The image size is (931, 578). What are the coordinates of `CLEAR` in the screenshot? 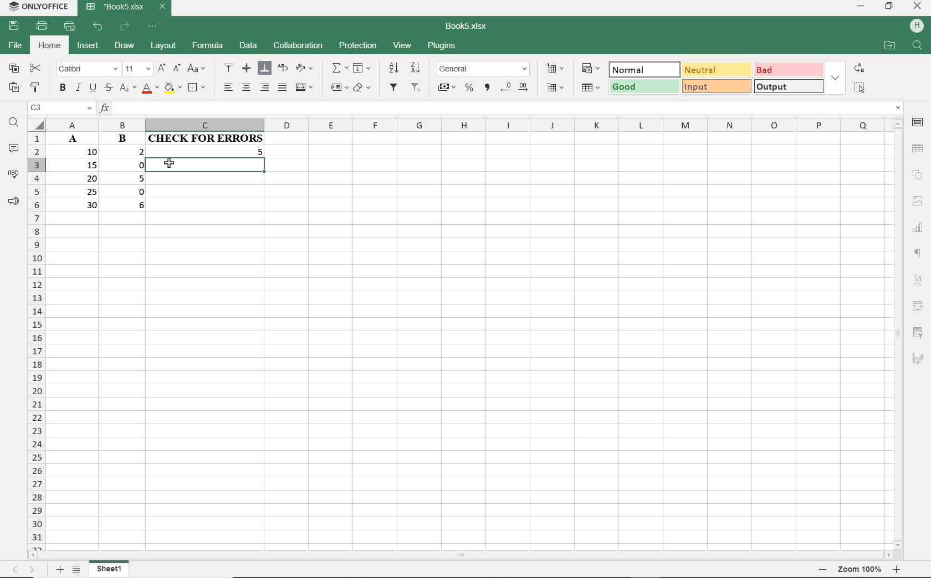 It's located at (363, 87).